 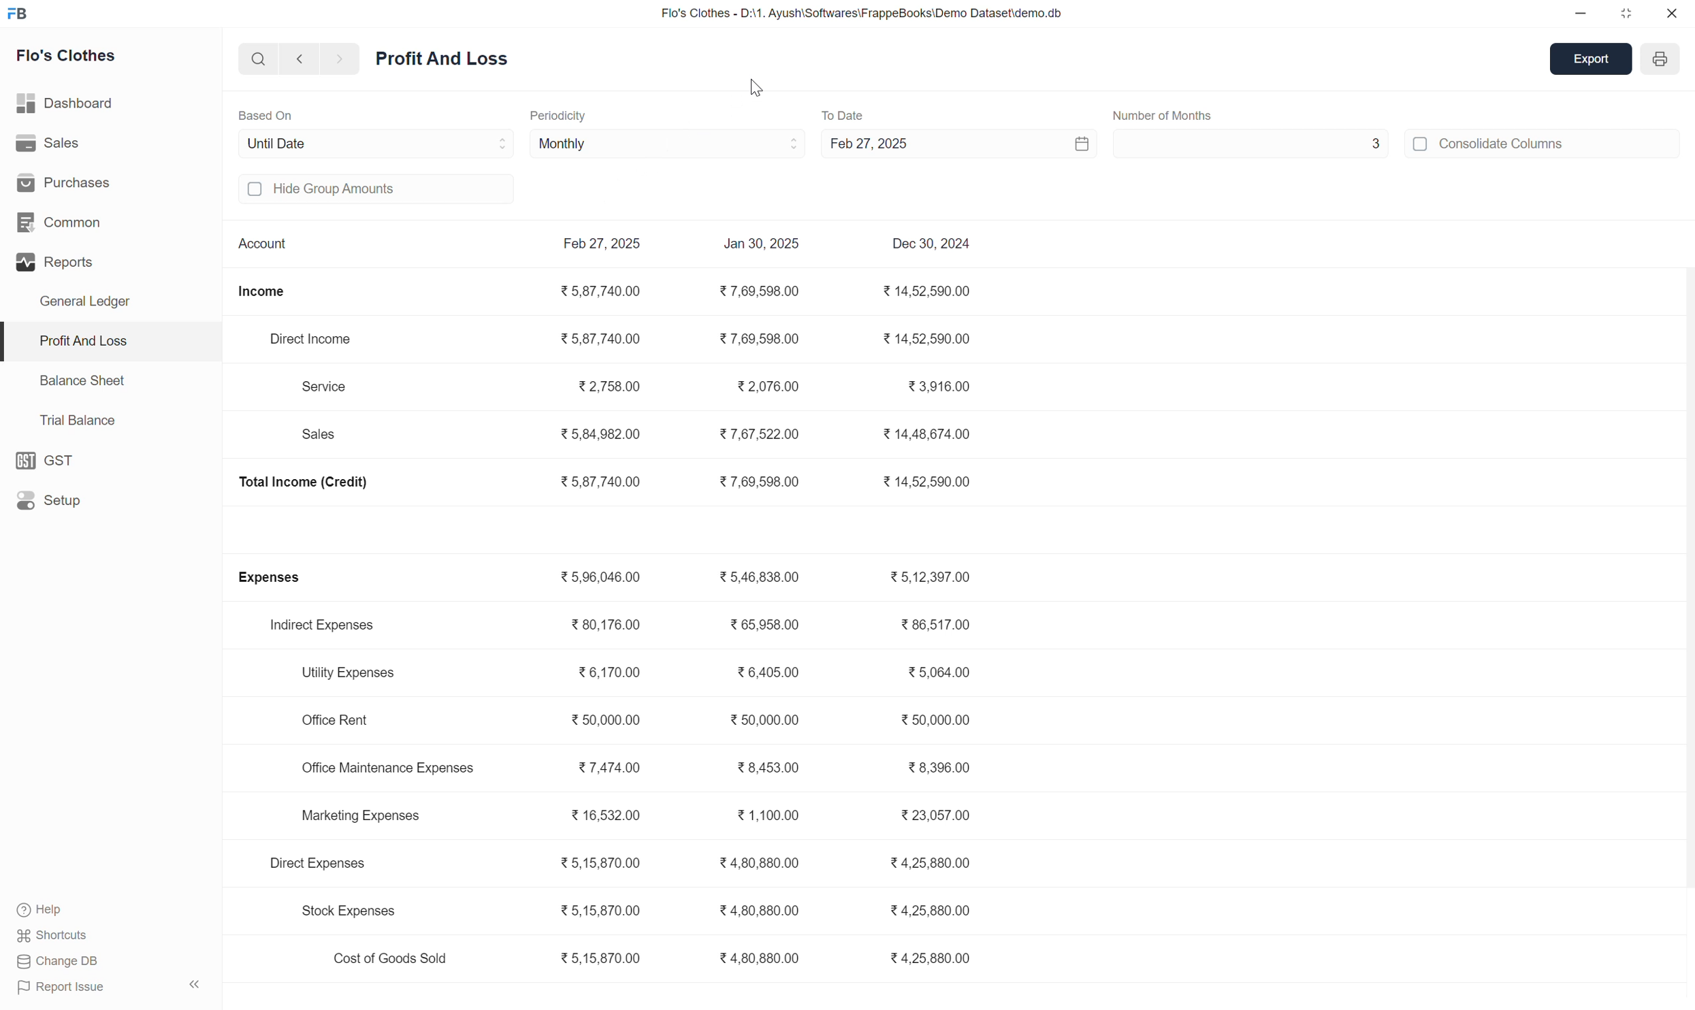 What do you see at coordinates (758, 915) in the screenshot?
I see `₹4,80,880.00` at bounding box center [758, 915].